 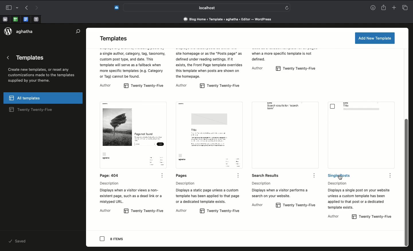 What do you see at coordinates (116, 7) in the screenshot?
I see `Extensions` at bounding box center [116, 7].